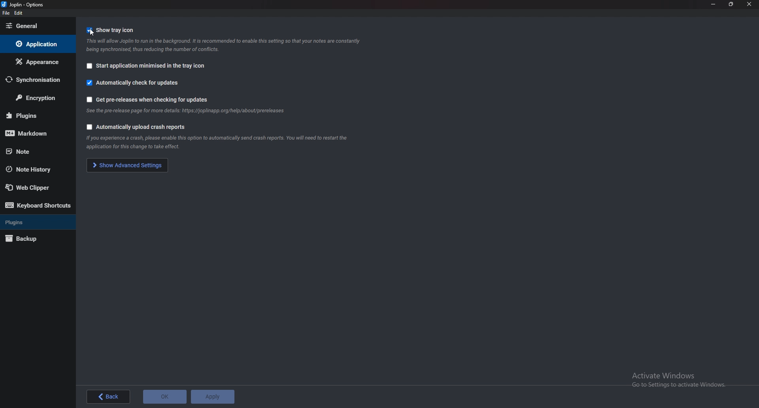 The width and height of the screenshot is (759, 408). I want to click on cursor, so click(94, 33).